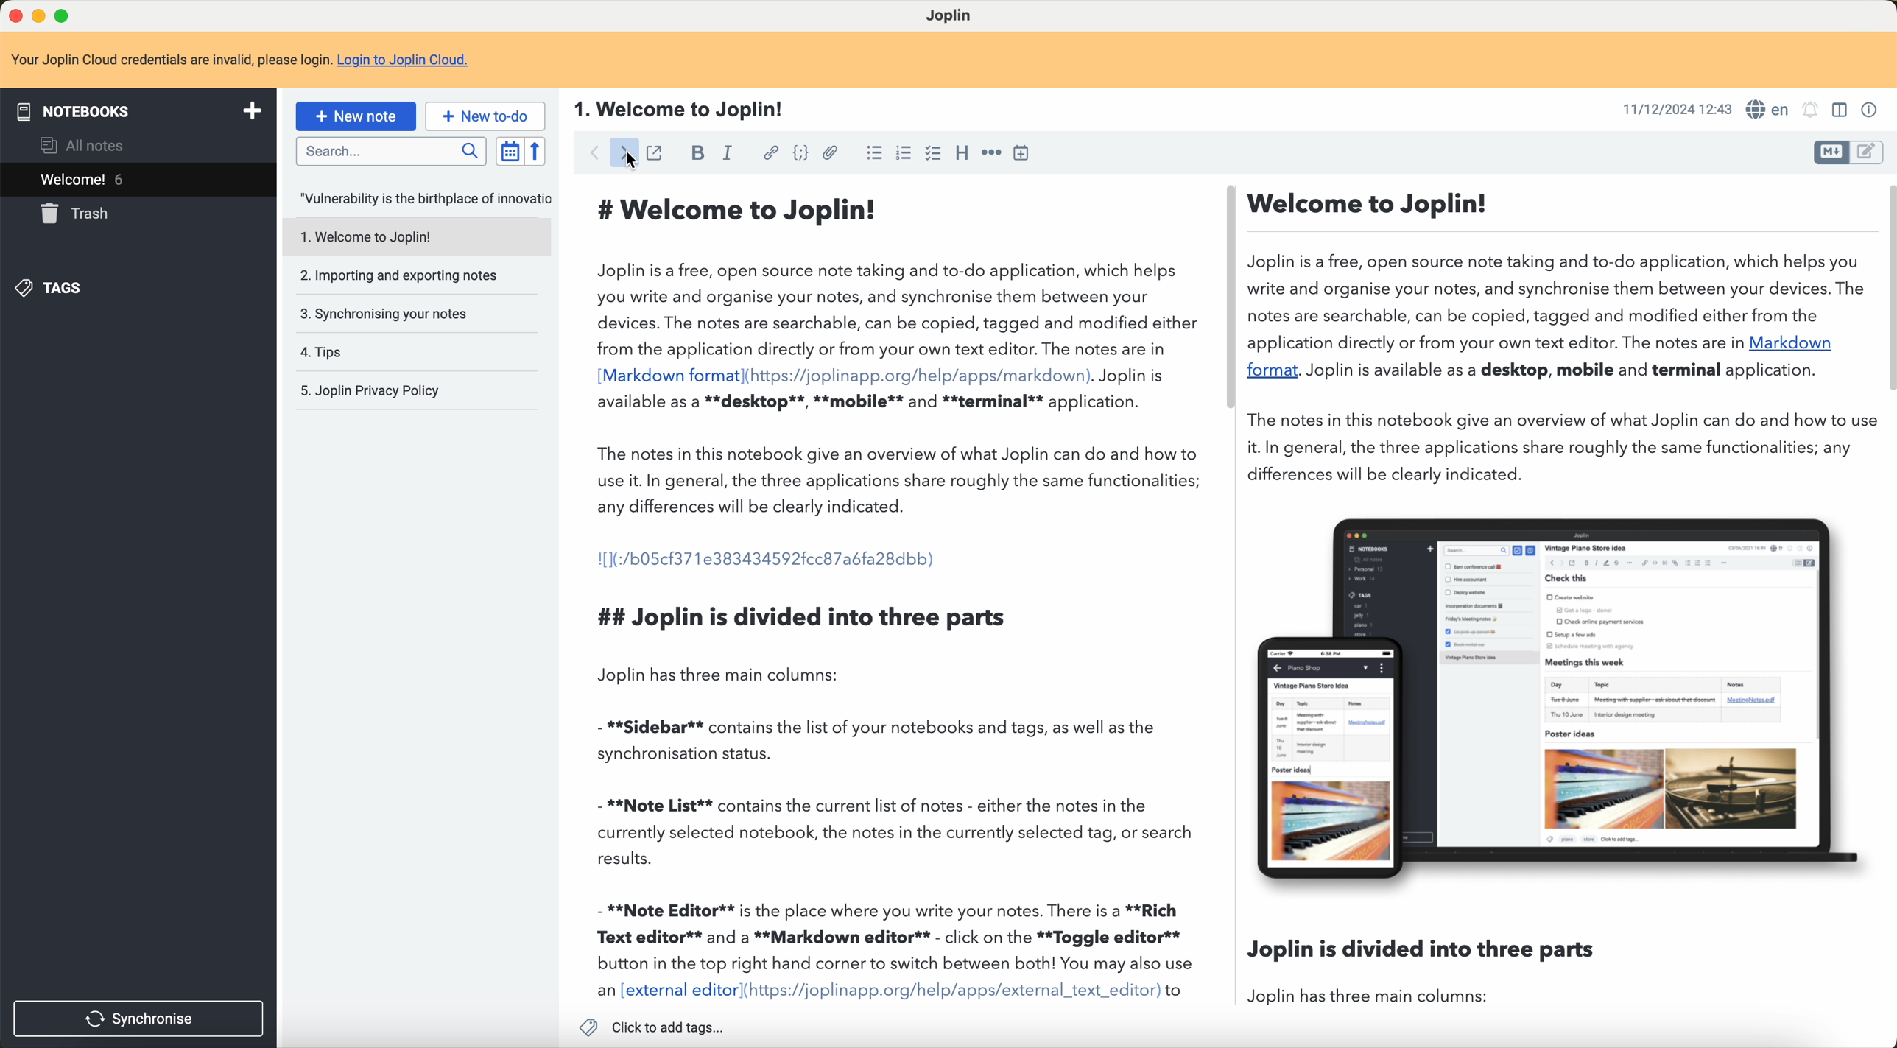 Image resolution: width=1897 pixels, height=1048 pixels. What do you see at coordinates (1228, 307) in the screenshot?
I see `scroll bar` at bounding box center [1228, 307].